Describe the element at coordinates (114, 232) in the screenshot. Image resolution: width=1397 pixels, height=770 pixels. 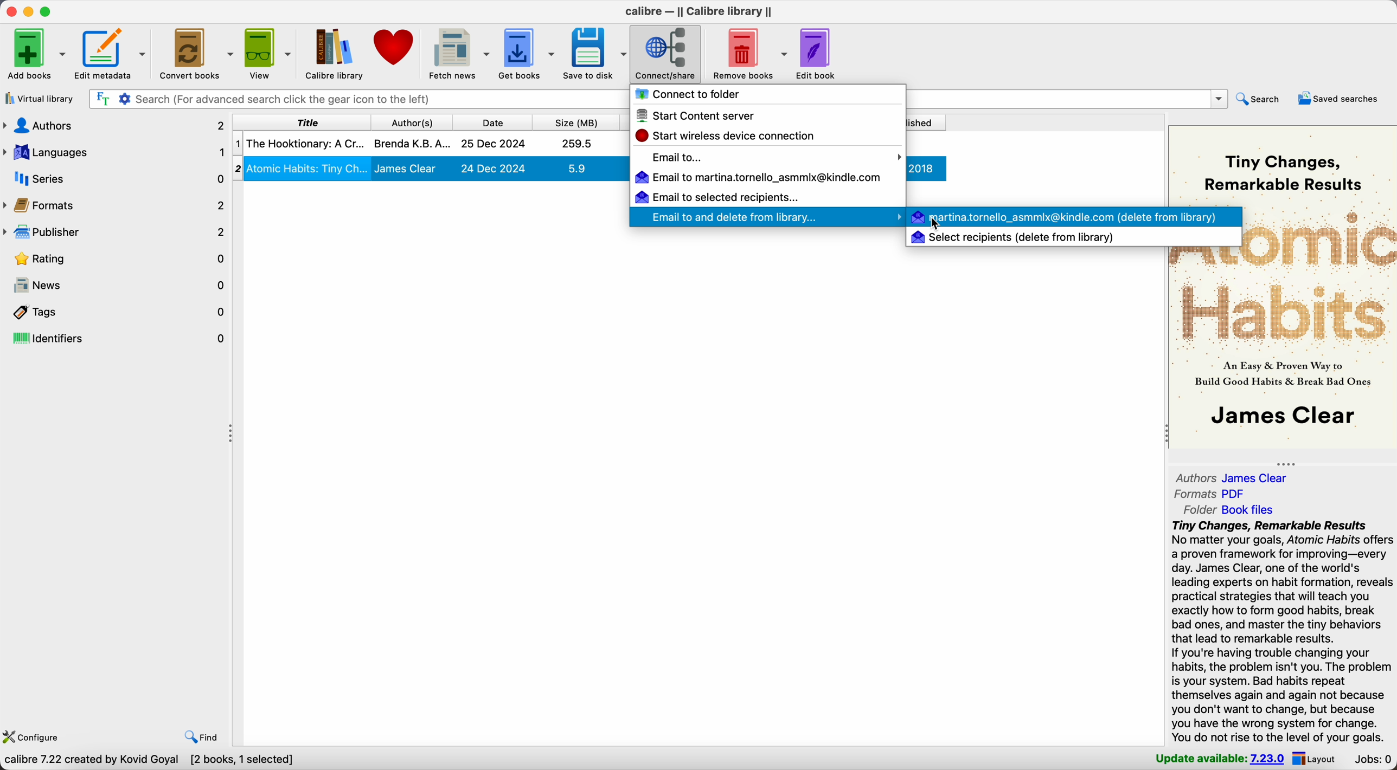
I see `publisher` at that location.